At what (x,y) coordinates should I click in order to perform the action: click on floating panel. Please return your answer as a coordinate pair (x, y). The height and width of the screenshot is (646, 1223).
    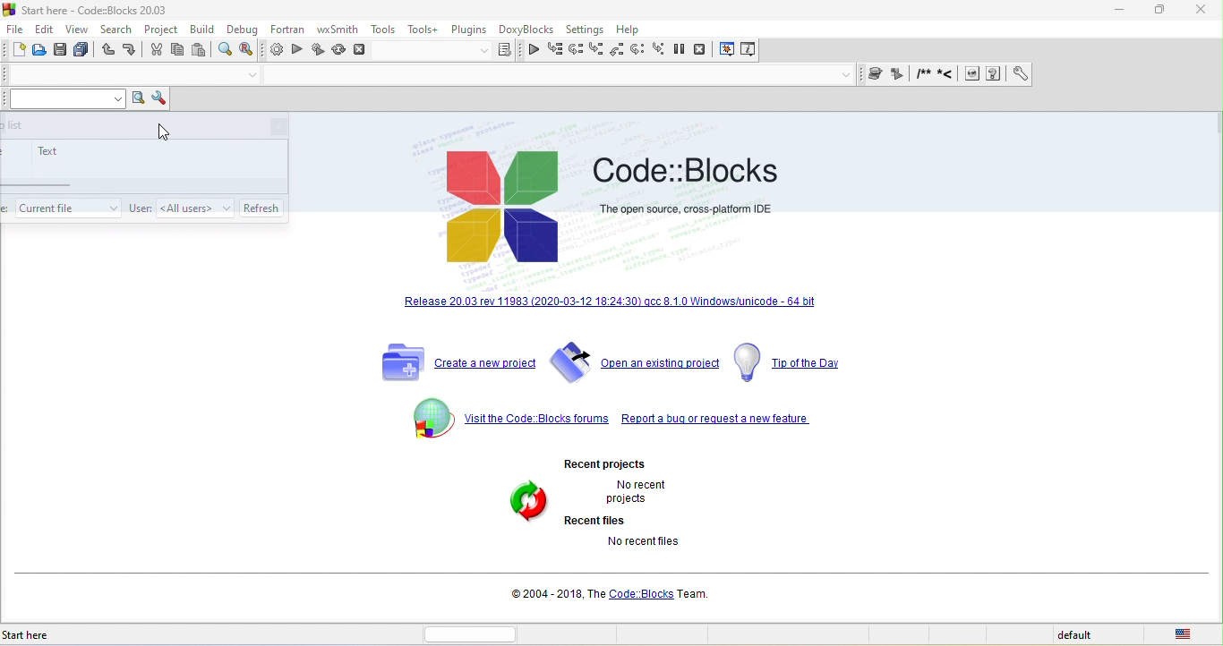
    Looking at the image, I should click on (144, 165).